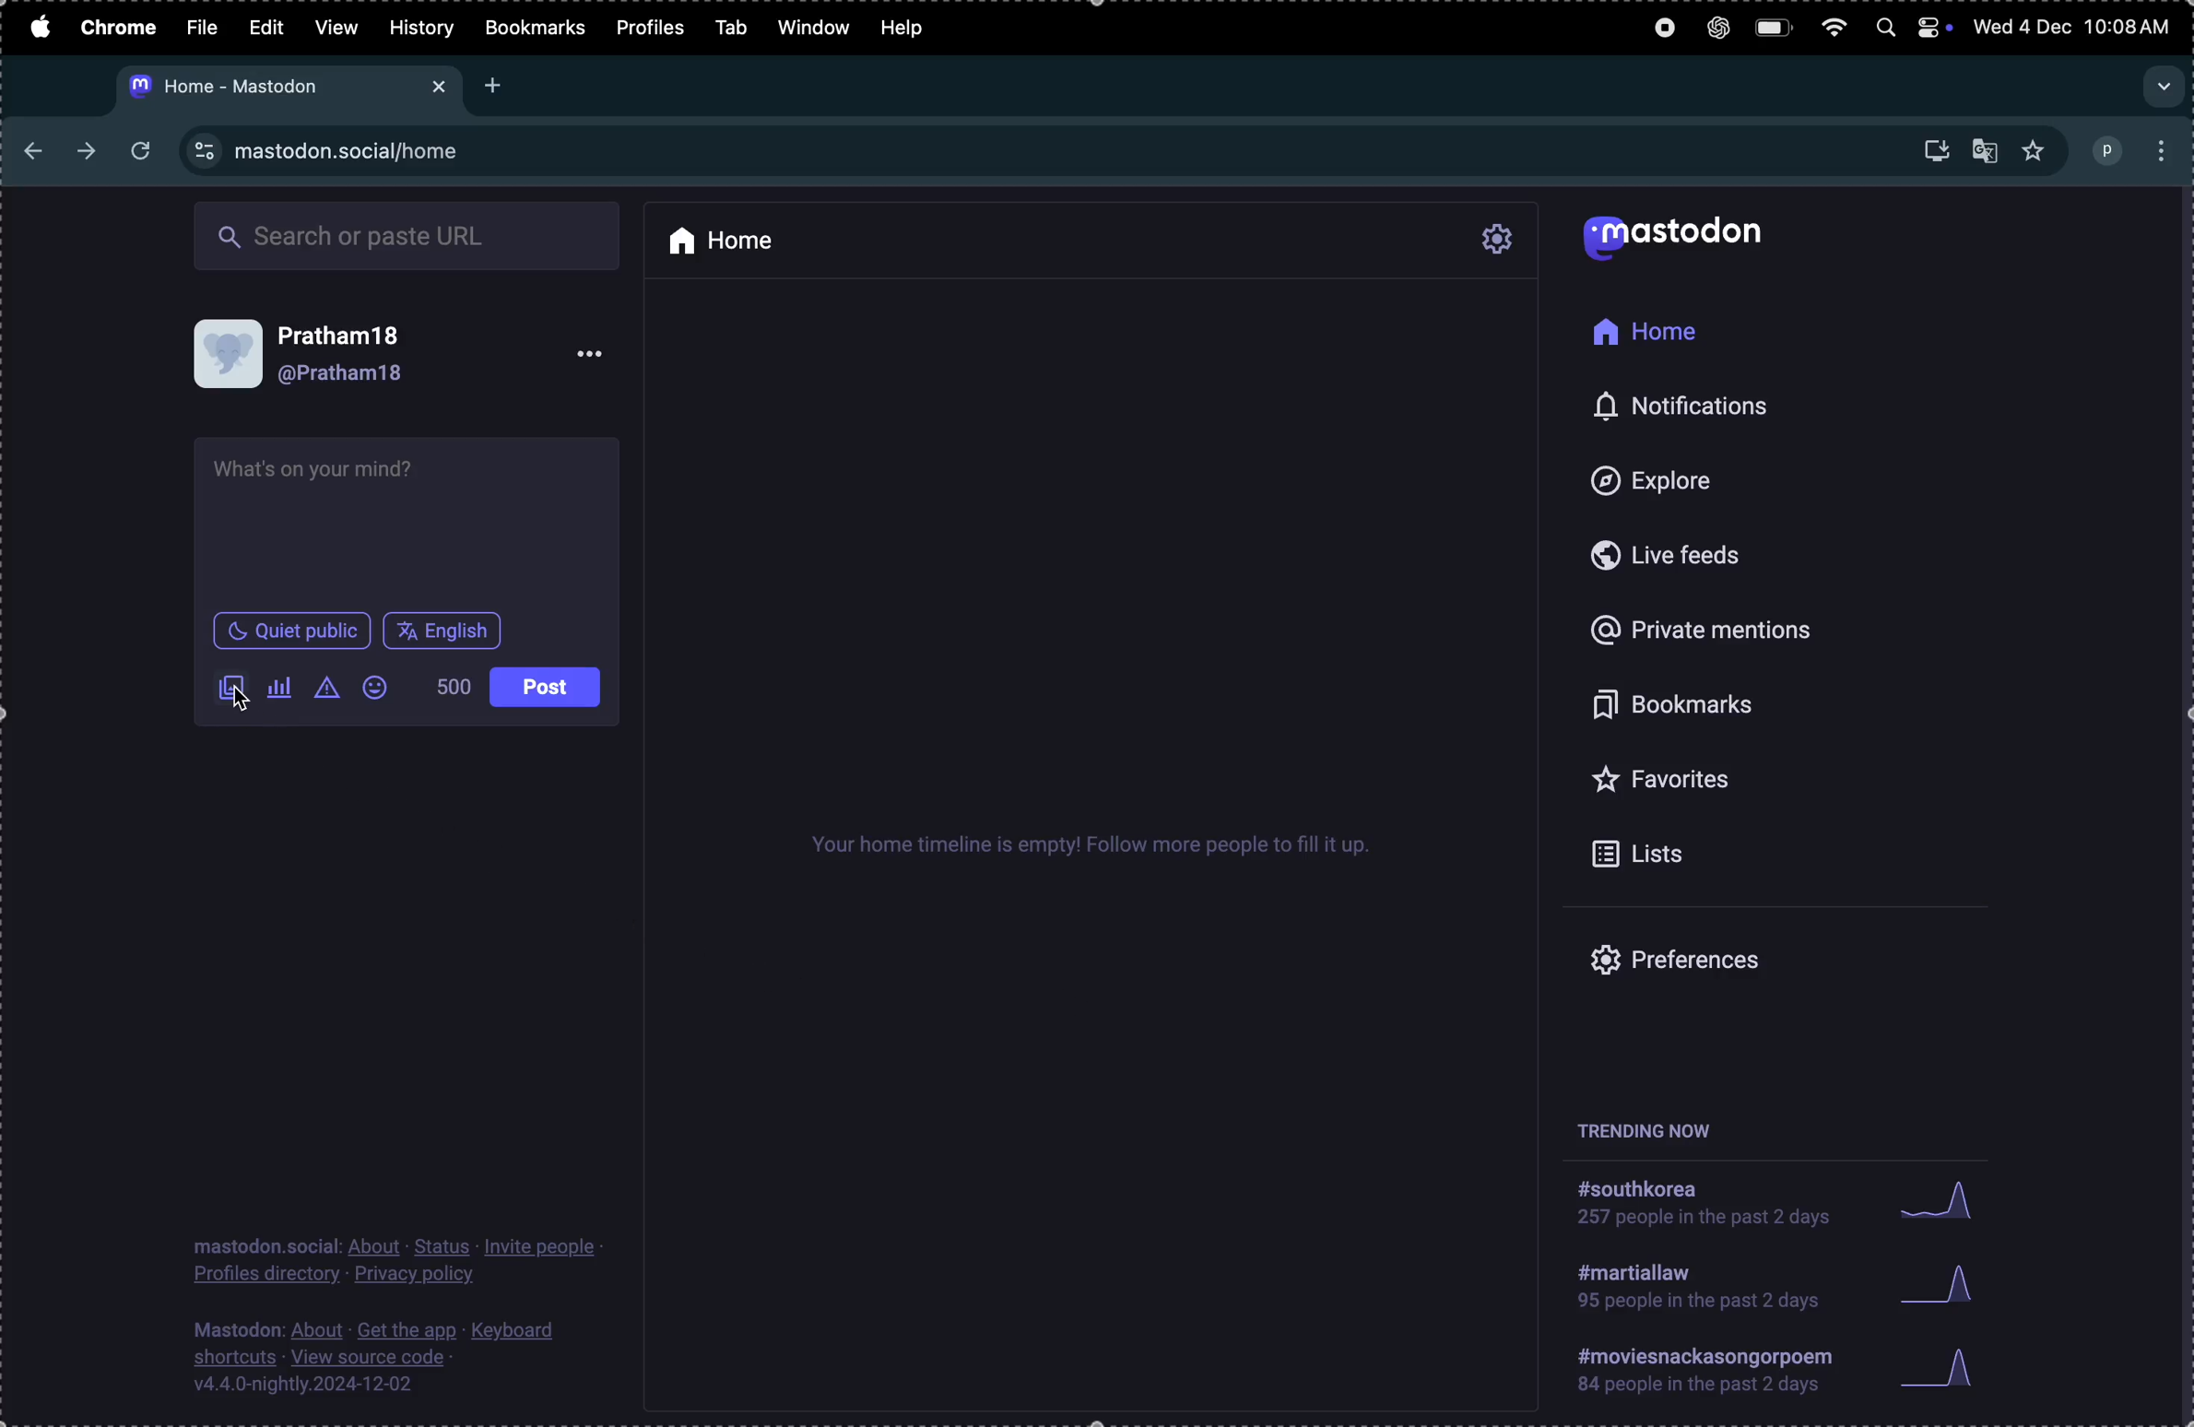  What do you see at coordinates (1673, 474) in the screenshot?
I see `Explore` at bounding box center [1673, 474].